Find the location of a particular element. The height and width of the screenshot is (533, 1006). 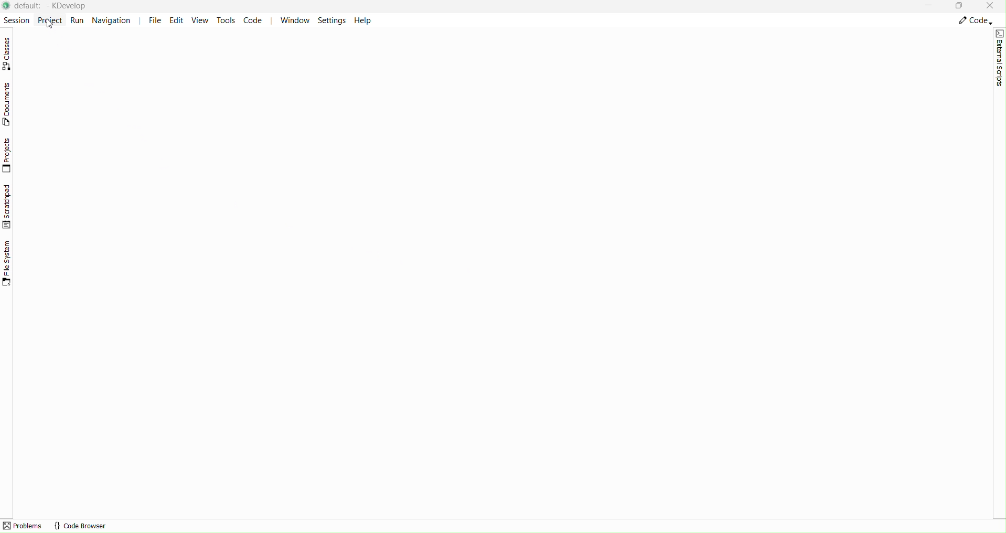

Code is located at coordinates (254, 20).